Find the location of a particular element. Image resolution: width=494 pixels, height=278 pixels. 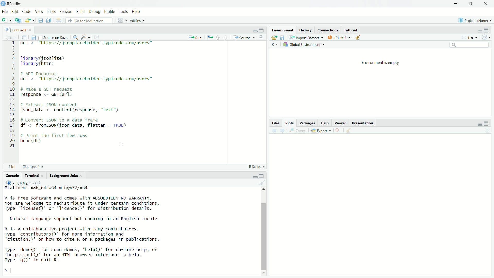

Show Document Outline is located at coordinates (262, 37).